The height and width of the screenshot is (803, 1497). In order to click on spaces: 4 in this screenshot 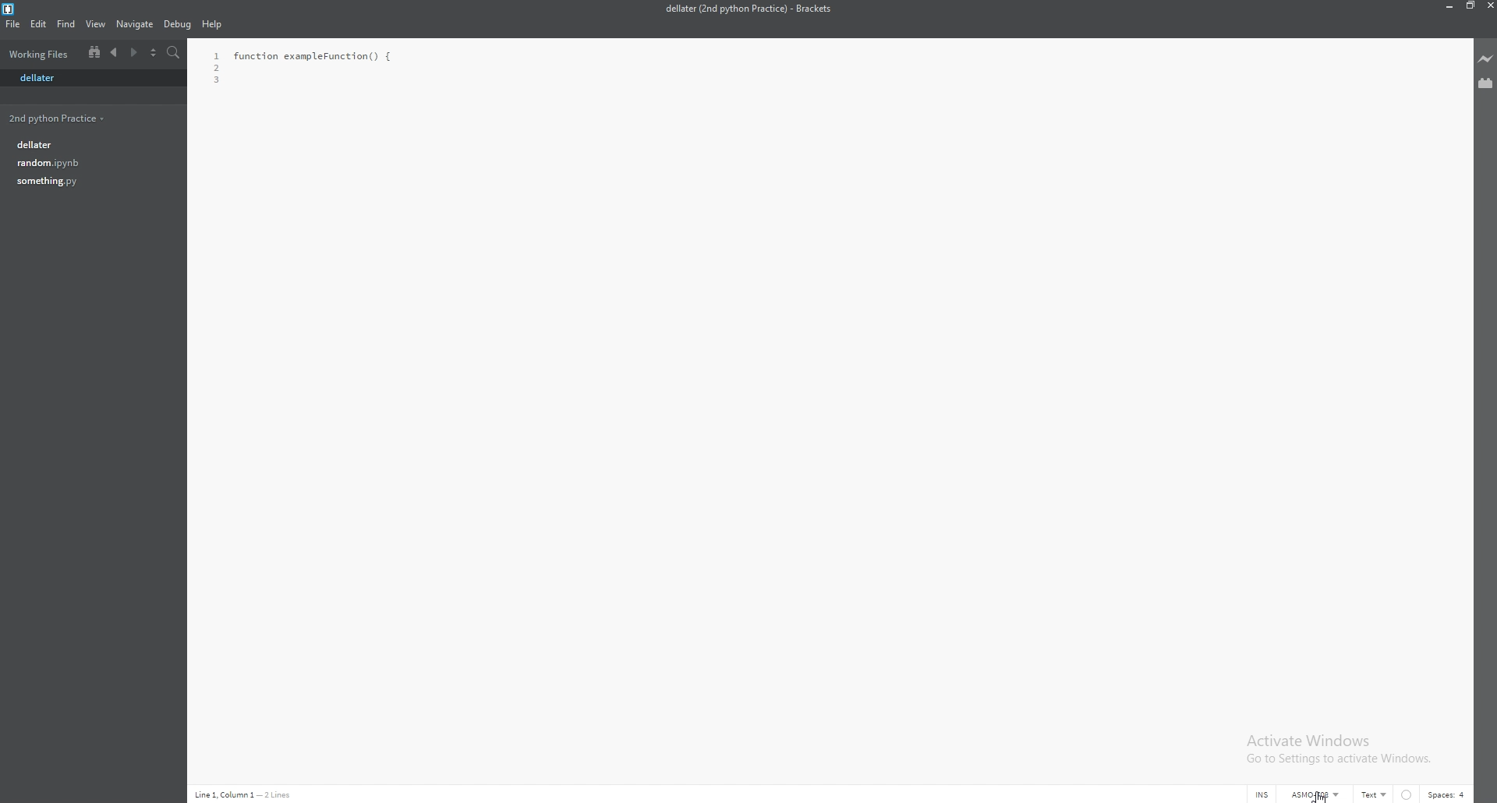, I will do `click(1448, 794)`.